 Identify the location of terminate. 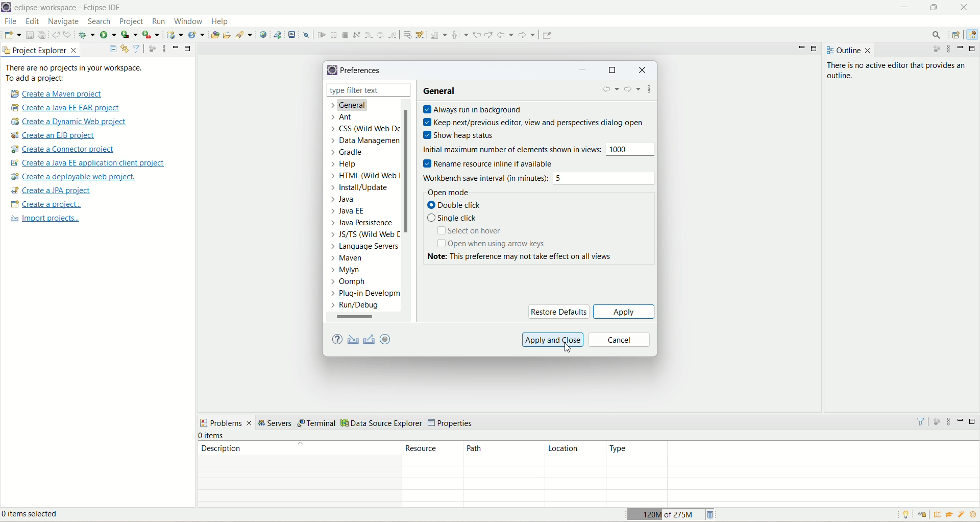
(347, 35).